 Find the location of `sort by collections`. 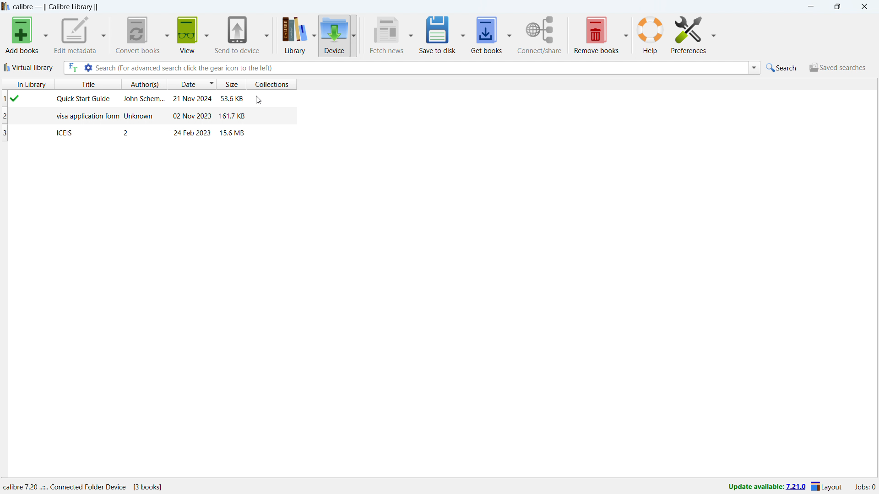

sort by collections is located at coordinates (275, 83).